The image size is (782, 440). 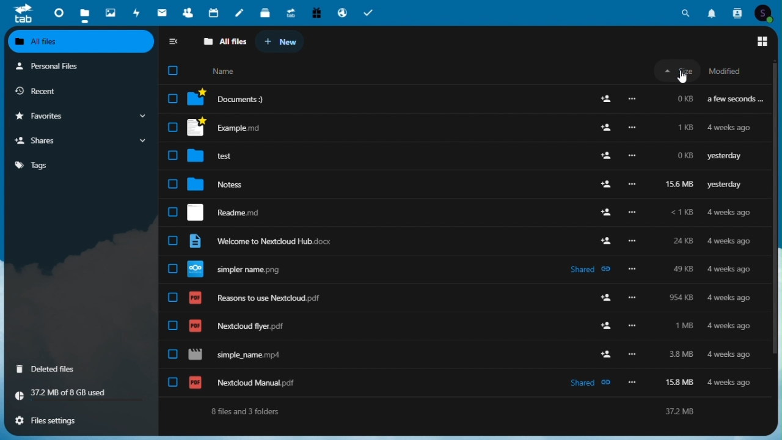 I want to click on simple_name. mp4, so click(x=456, y=356).